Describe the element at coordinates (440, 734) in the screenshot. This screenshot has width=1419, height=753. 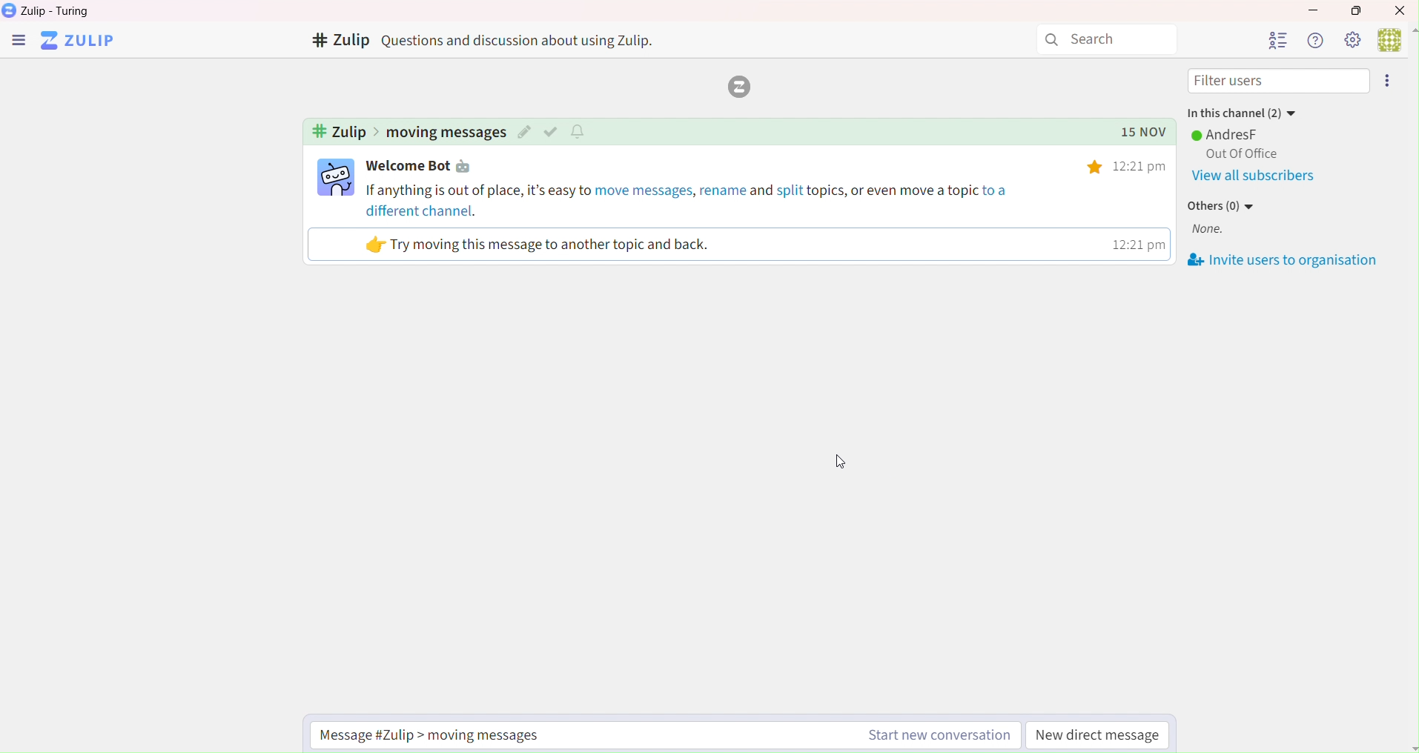
I see `Message #Zulip > moving messages` at that location.